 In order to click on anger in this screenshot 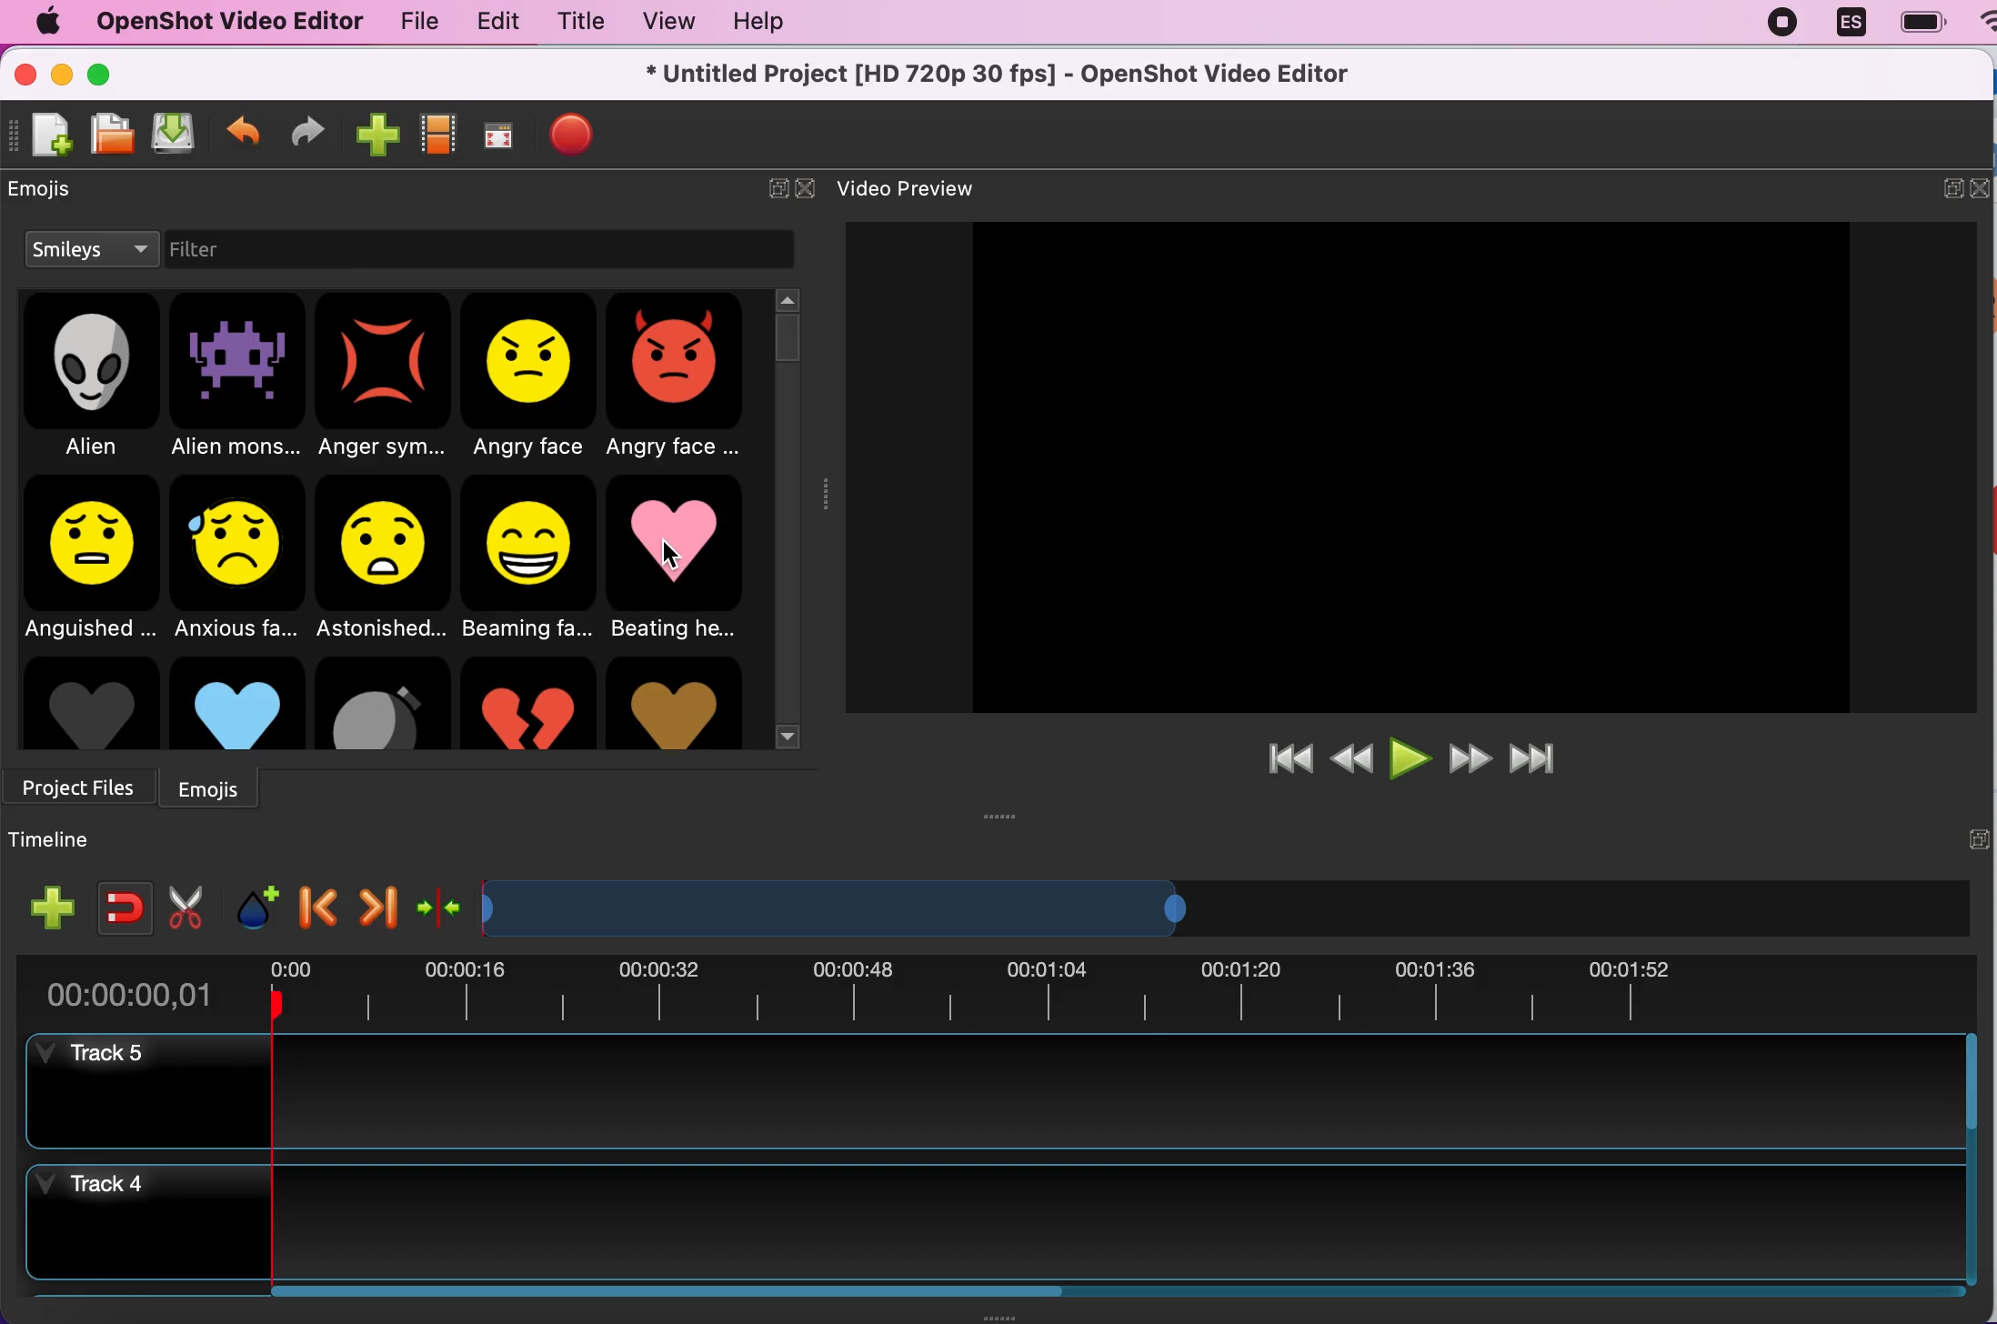, I will do `click(386, 378)`.